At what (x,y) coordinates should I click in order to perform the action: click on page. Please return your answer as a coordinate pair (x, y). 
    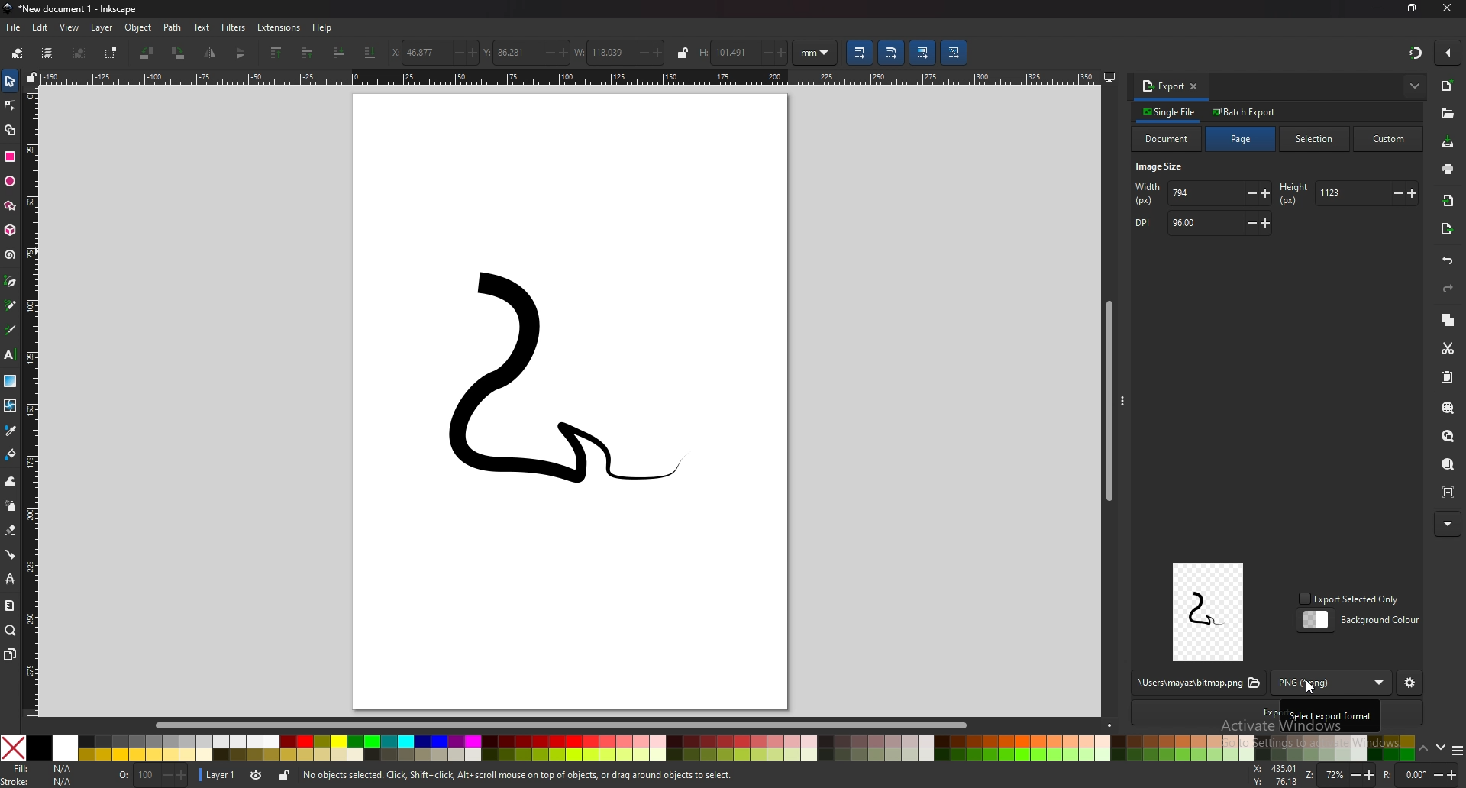
    Looking at the image, I should click on (1242, 139).